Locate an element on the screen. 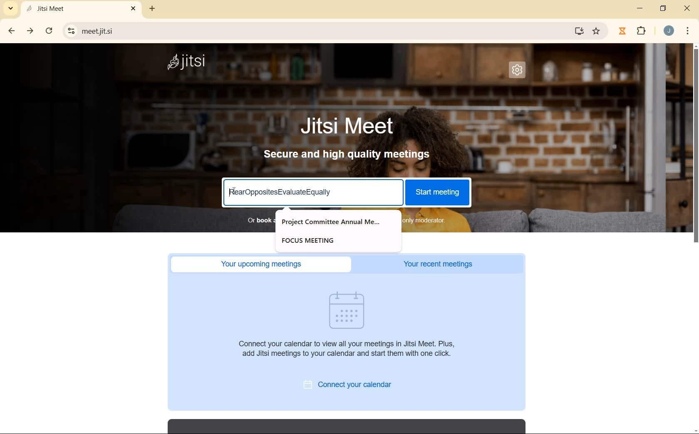 The width and height of the screenshot is (699, 434). EXTENSIONS is located at coordinates (642, 31).